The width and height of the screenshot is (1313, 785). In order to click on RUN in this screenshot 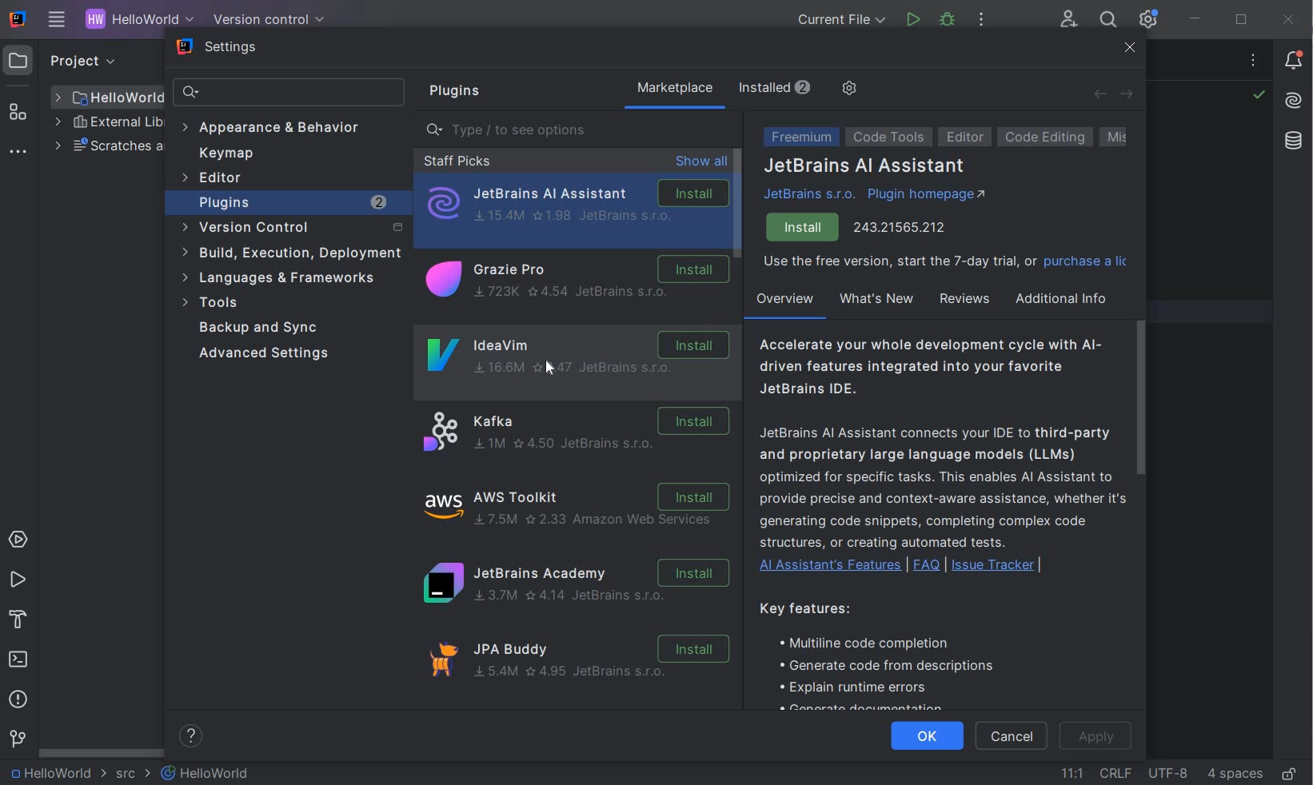, I will do `click(913, 20)`.